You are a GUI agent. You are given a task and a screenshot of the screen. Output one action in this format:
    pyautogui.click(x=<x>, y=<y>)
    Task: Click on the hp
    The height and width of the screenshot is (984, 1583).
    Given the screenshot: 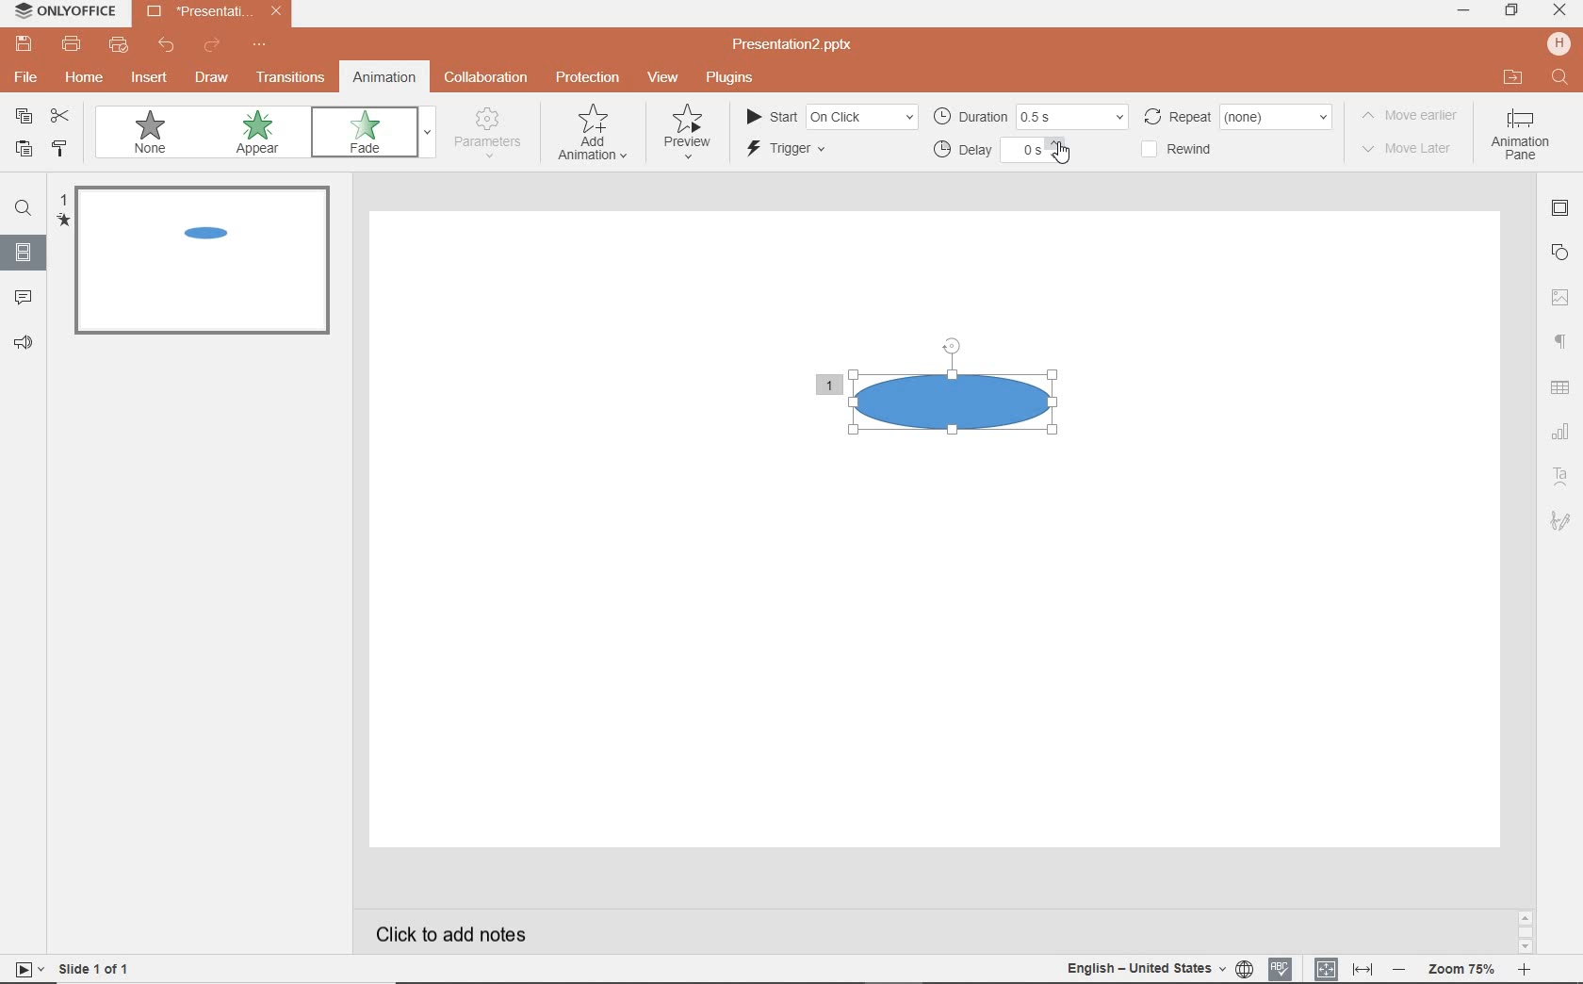 What is the action you would take?
    pyautogui.click(x=1559, y=42)
    